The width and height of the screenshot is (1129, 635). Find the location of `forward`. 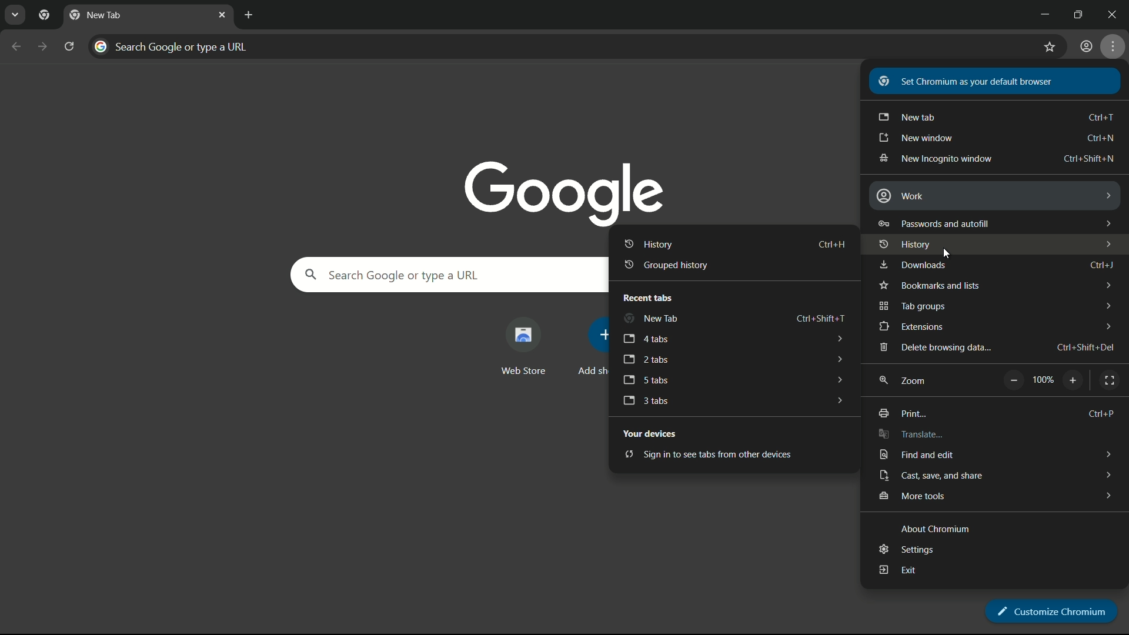

forward is located at coordinates (41, 46).